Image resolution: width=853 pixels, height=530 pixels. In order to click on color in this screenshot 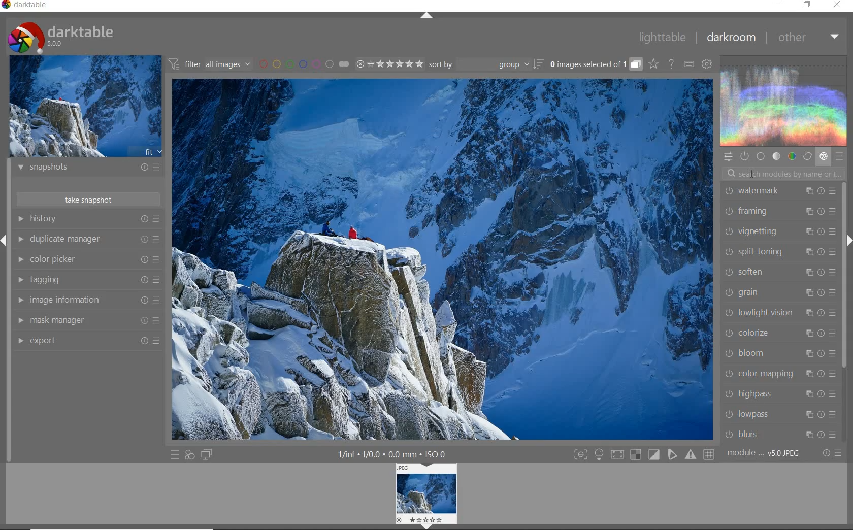, I will do `click(793, 156)`.